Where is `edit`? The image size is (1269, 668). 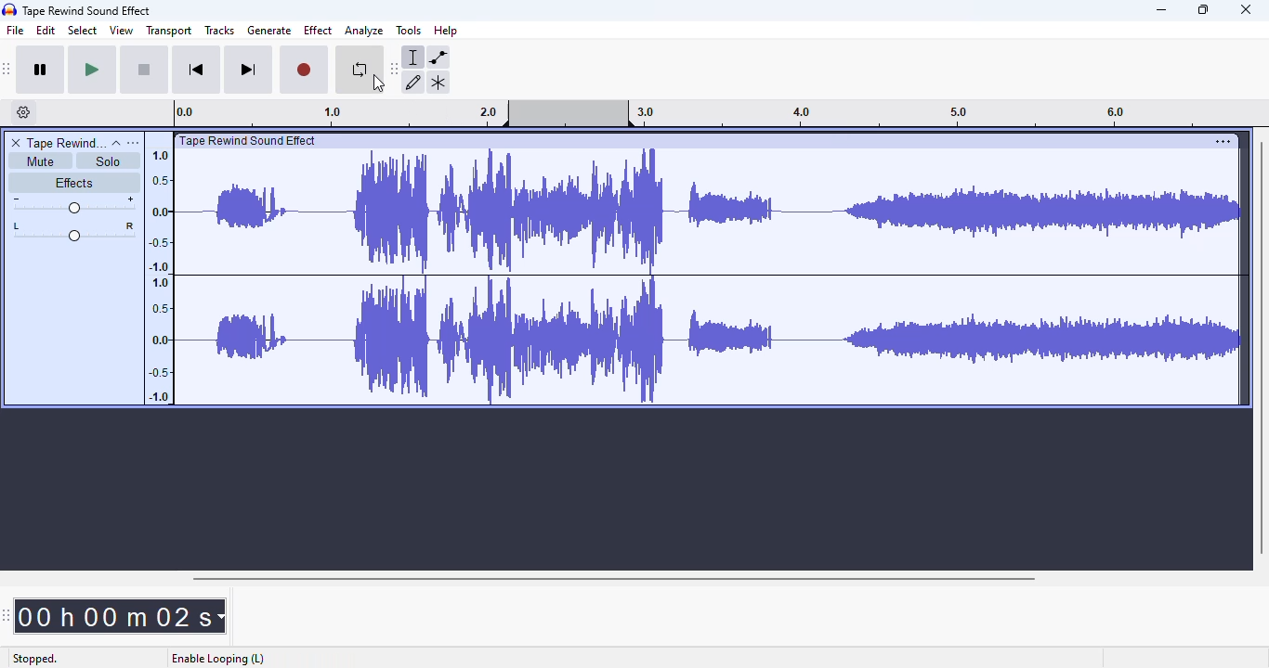
edit is located at coordinates (46, 31).